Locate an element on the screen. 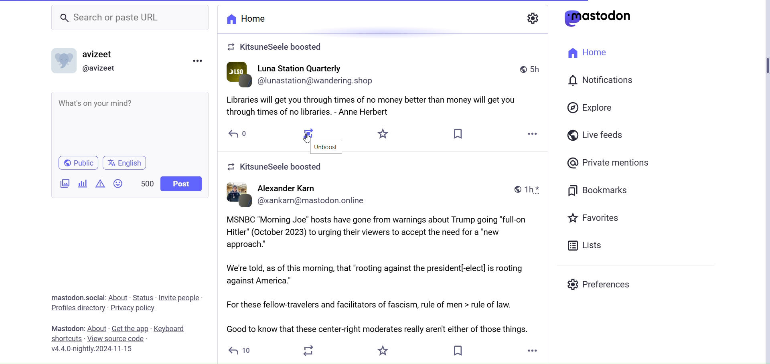 This screenshot has width=770, height=364. Reply is located at coordinates (238, 134).